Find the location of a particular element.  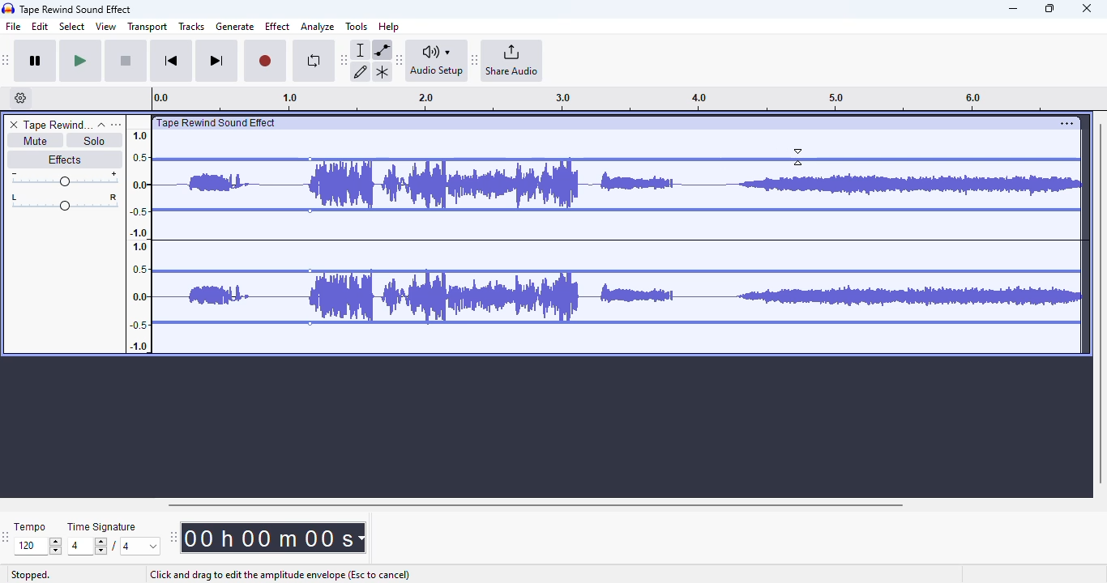

play is located at coordinates (80, 62).